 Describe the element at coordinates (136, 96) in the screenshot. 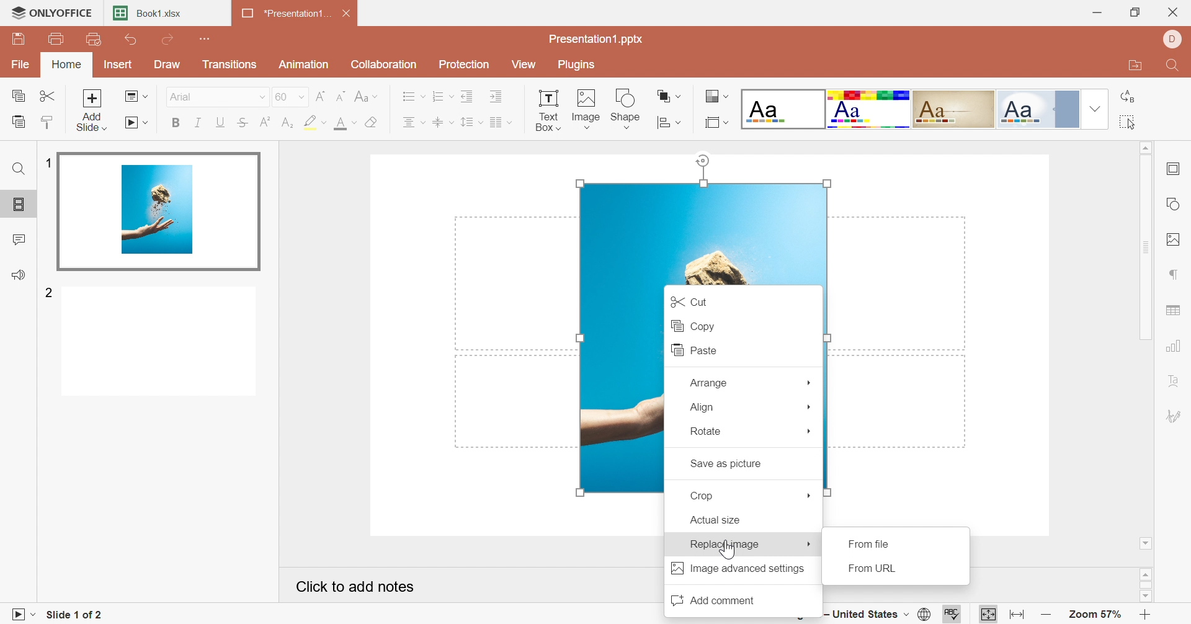

I see `Change slide layout` at that location.